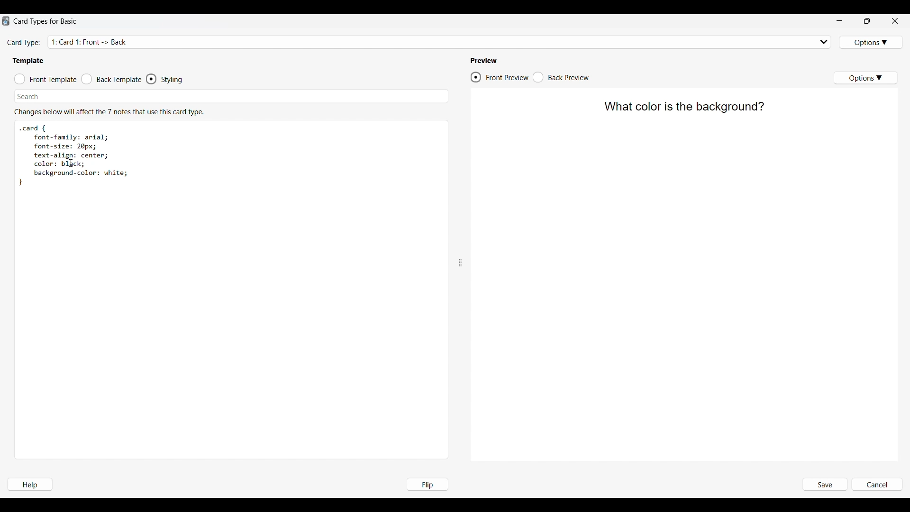 This screenshot has width=910, height=512. What do you see at coordinates (45, 79) in the screenshot?
I see `Front template` at bounding box center [45, 79].